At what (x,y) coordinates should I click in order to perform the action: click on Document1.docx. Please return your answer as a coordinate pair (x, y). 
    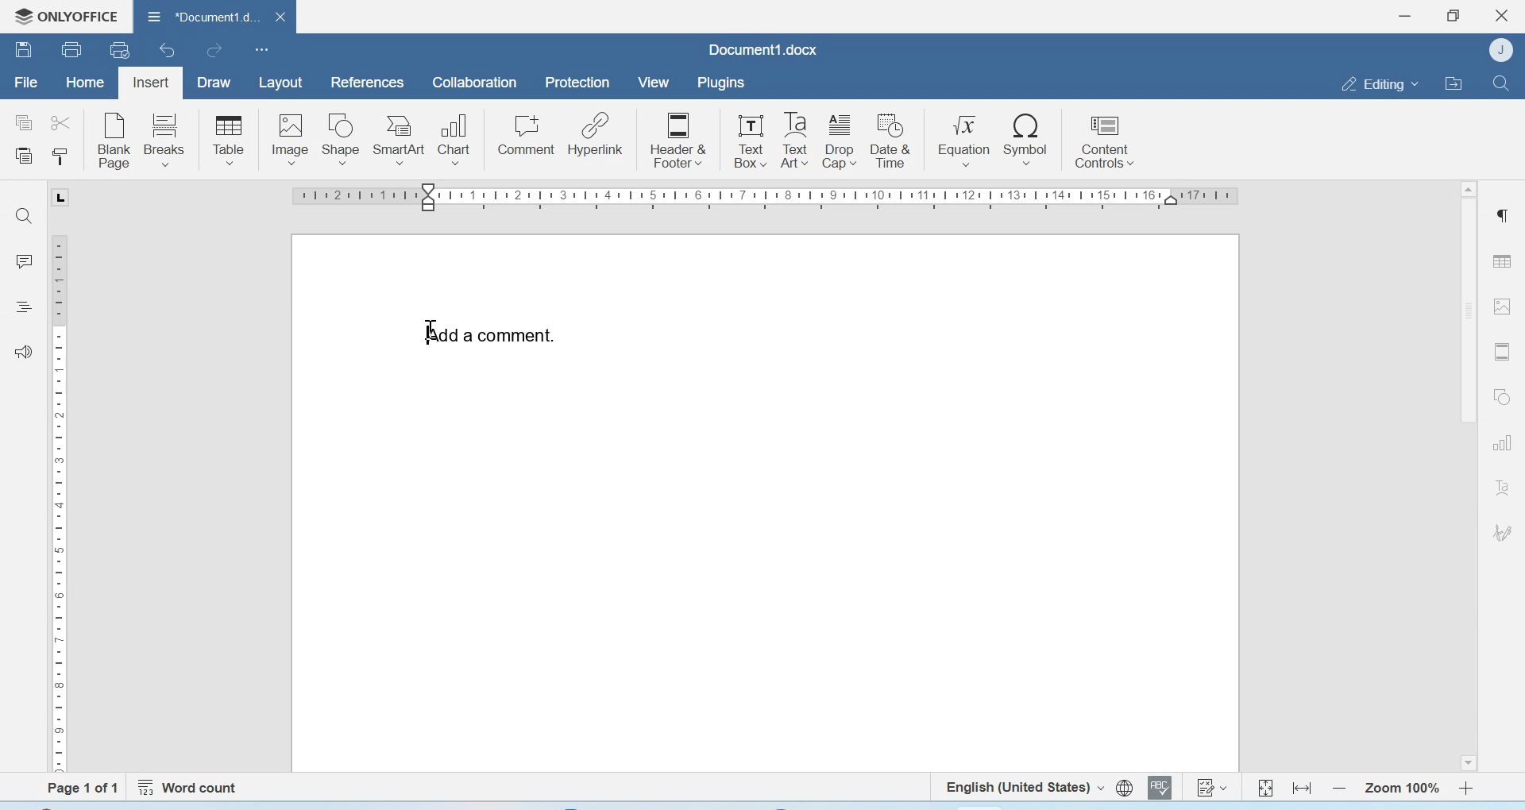
    Looking at the image, I should click on (765, 49).